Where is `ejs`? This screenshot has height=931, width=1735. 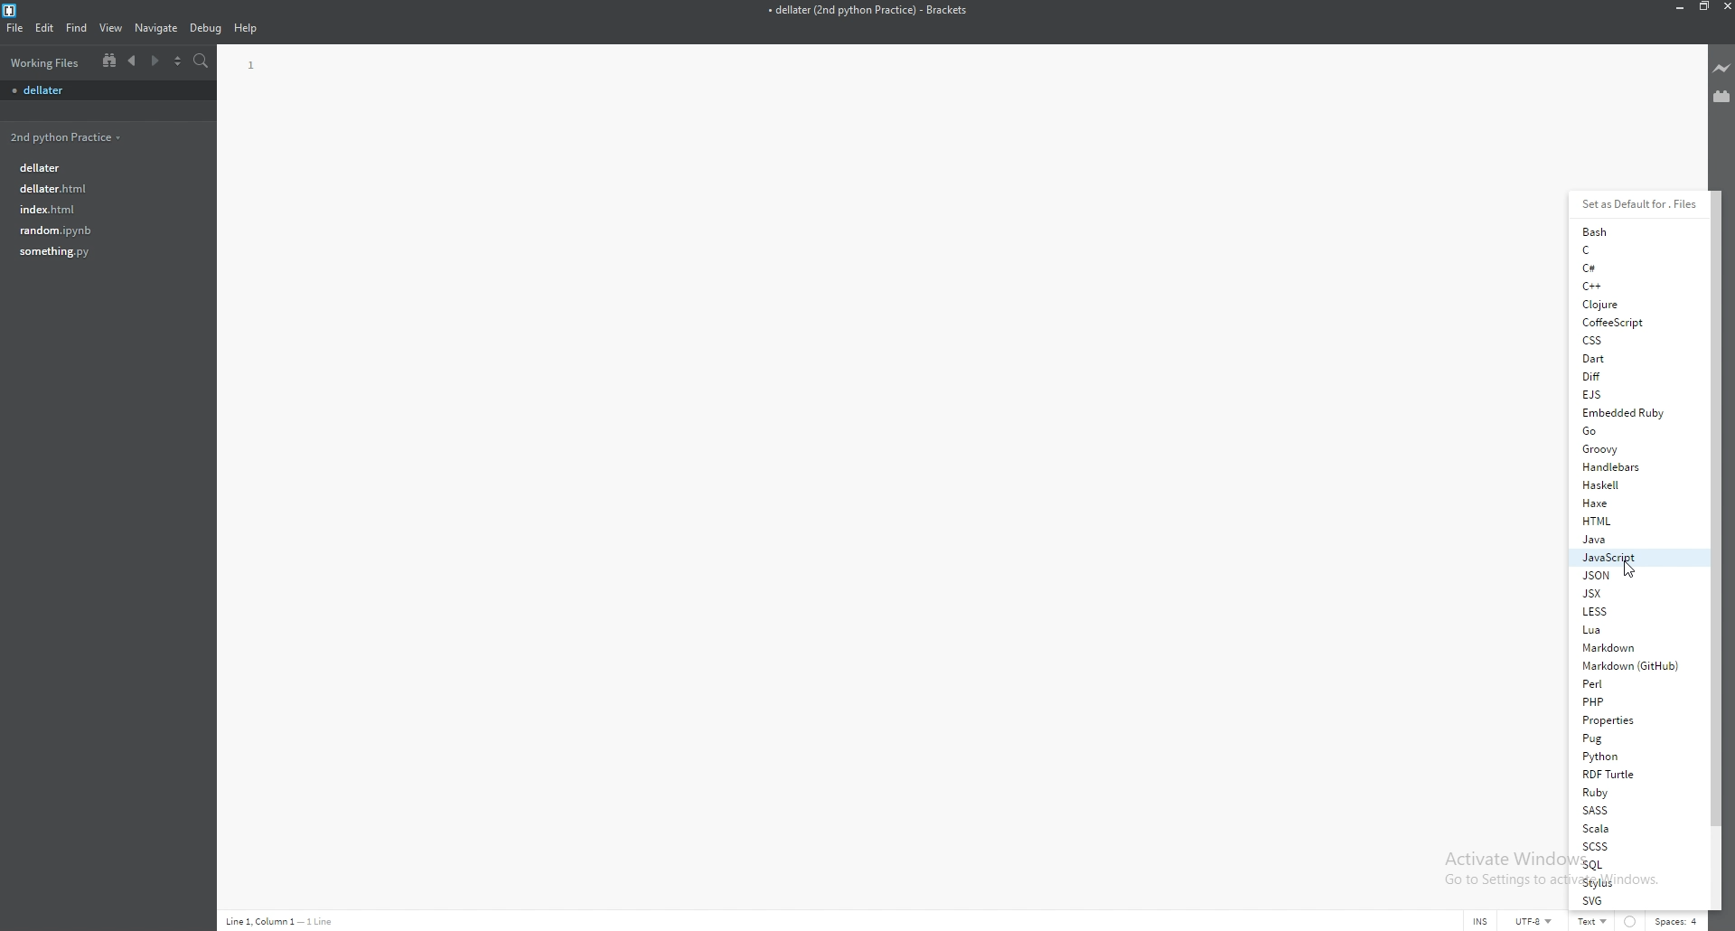 ejs is located at coordinates (1628, 393).